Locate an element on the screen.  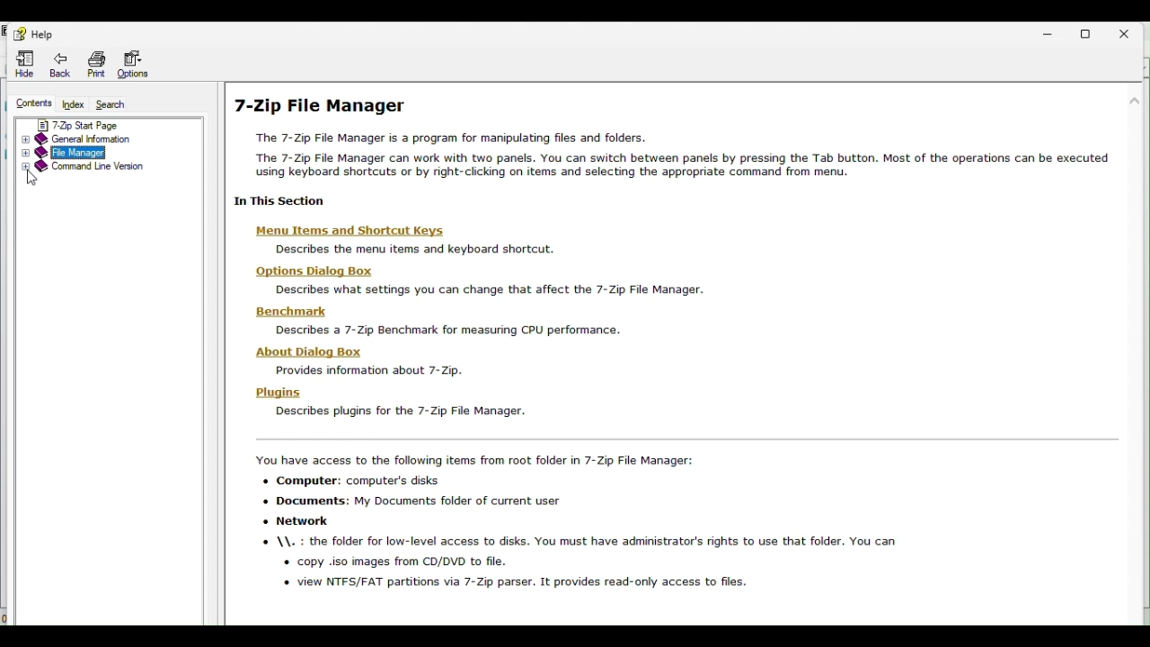
Hide is located at coordinates (17, 64).